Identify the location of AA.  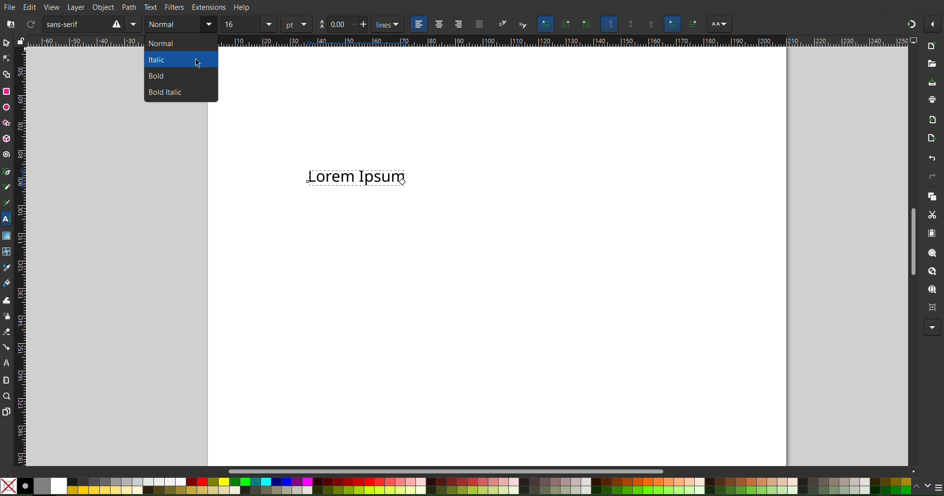
(719, 25).